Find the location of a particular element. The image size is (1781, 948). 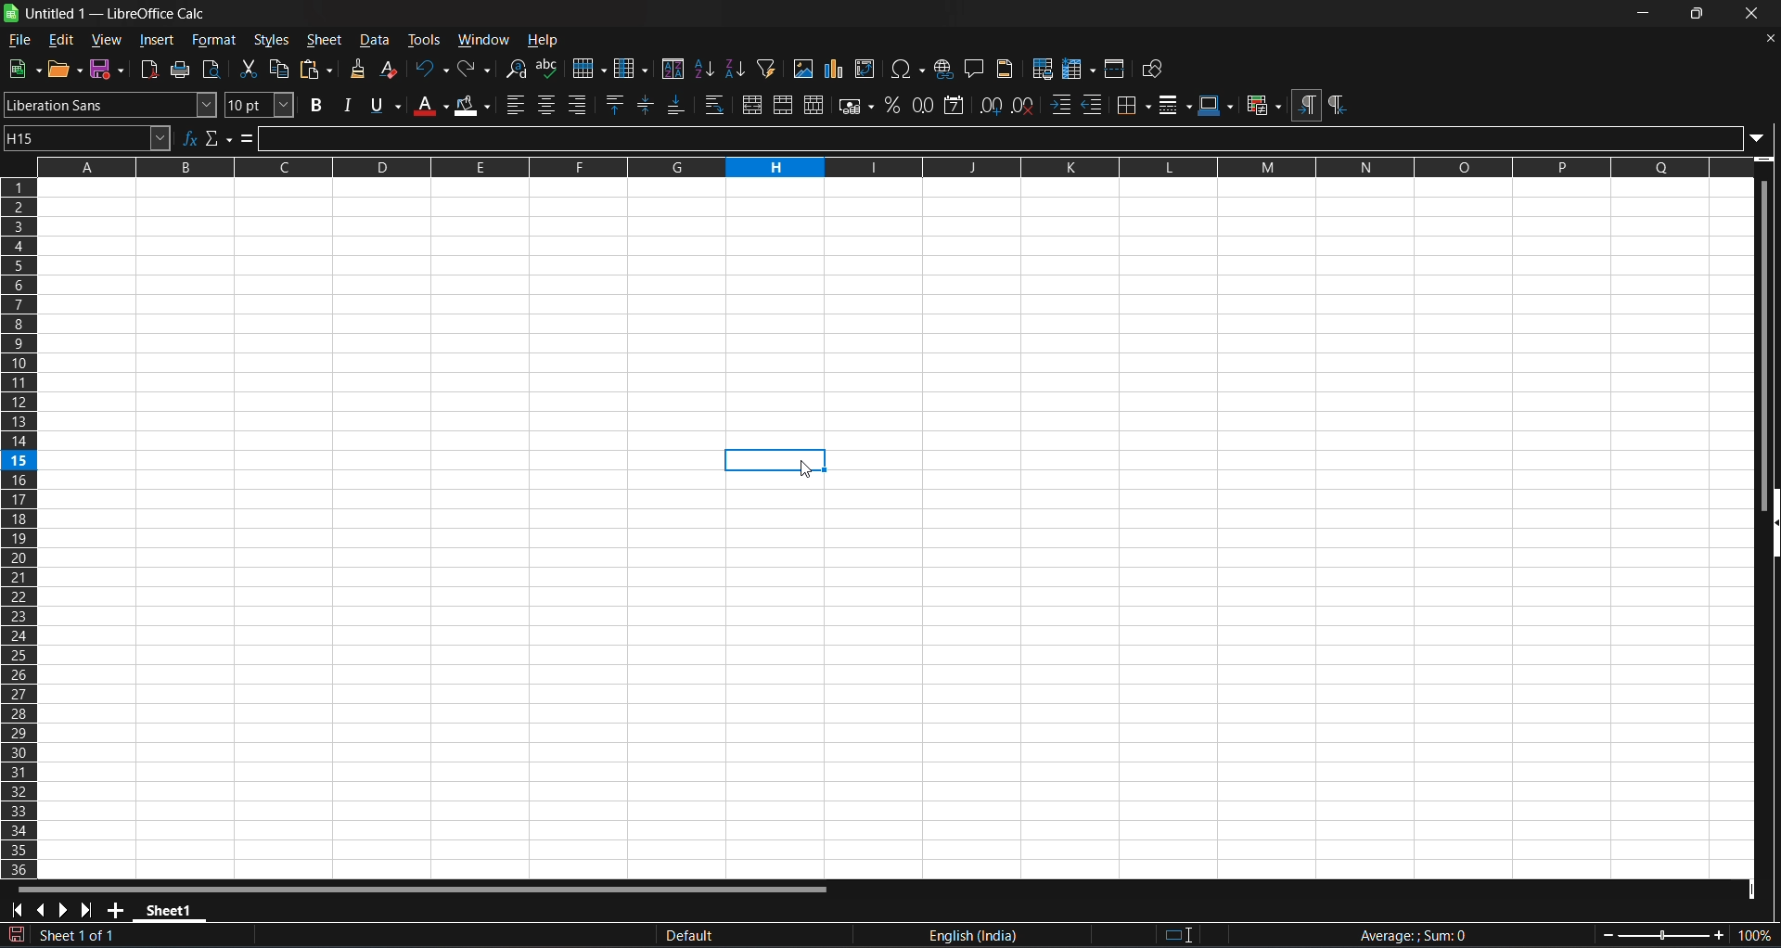

 cell is located at coordinates (774, 460).